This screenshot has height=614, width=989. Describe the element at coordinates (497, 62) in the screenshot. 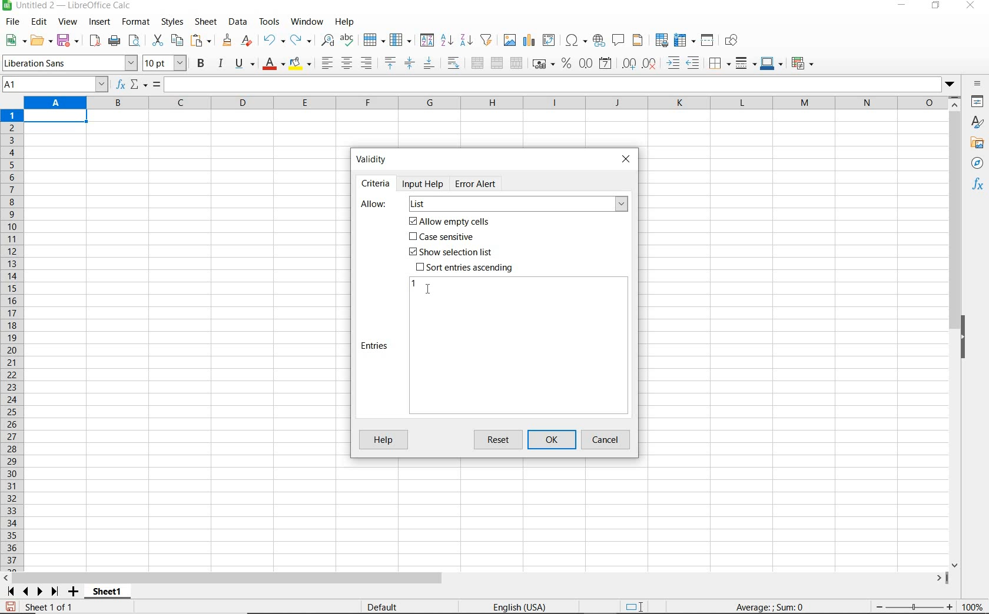

I see `merge cells` at that location.